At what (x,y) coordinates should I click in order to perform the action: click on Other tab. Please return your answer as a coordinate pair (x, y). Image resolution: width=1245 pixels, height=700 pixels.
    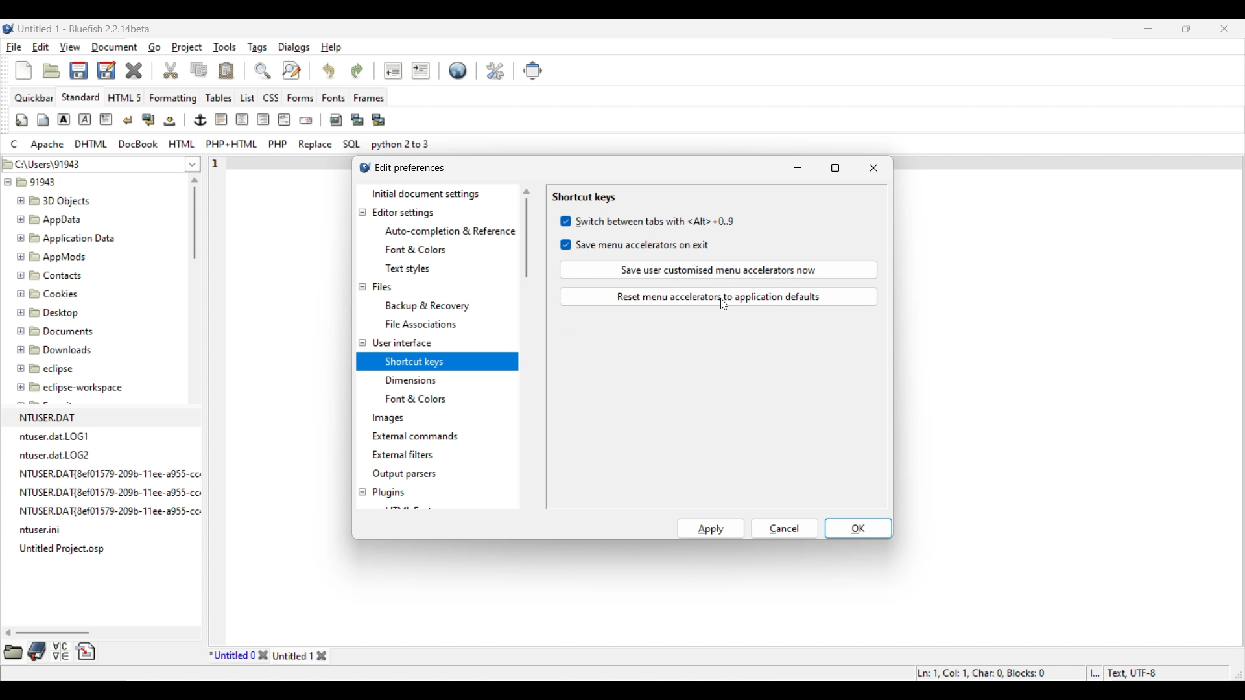
    Looking at the image, I should click on (301, 655).